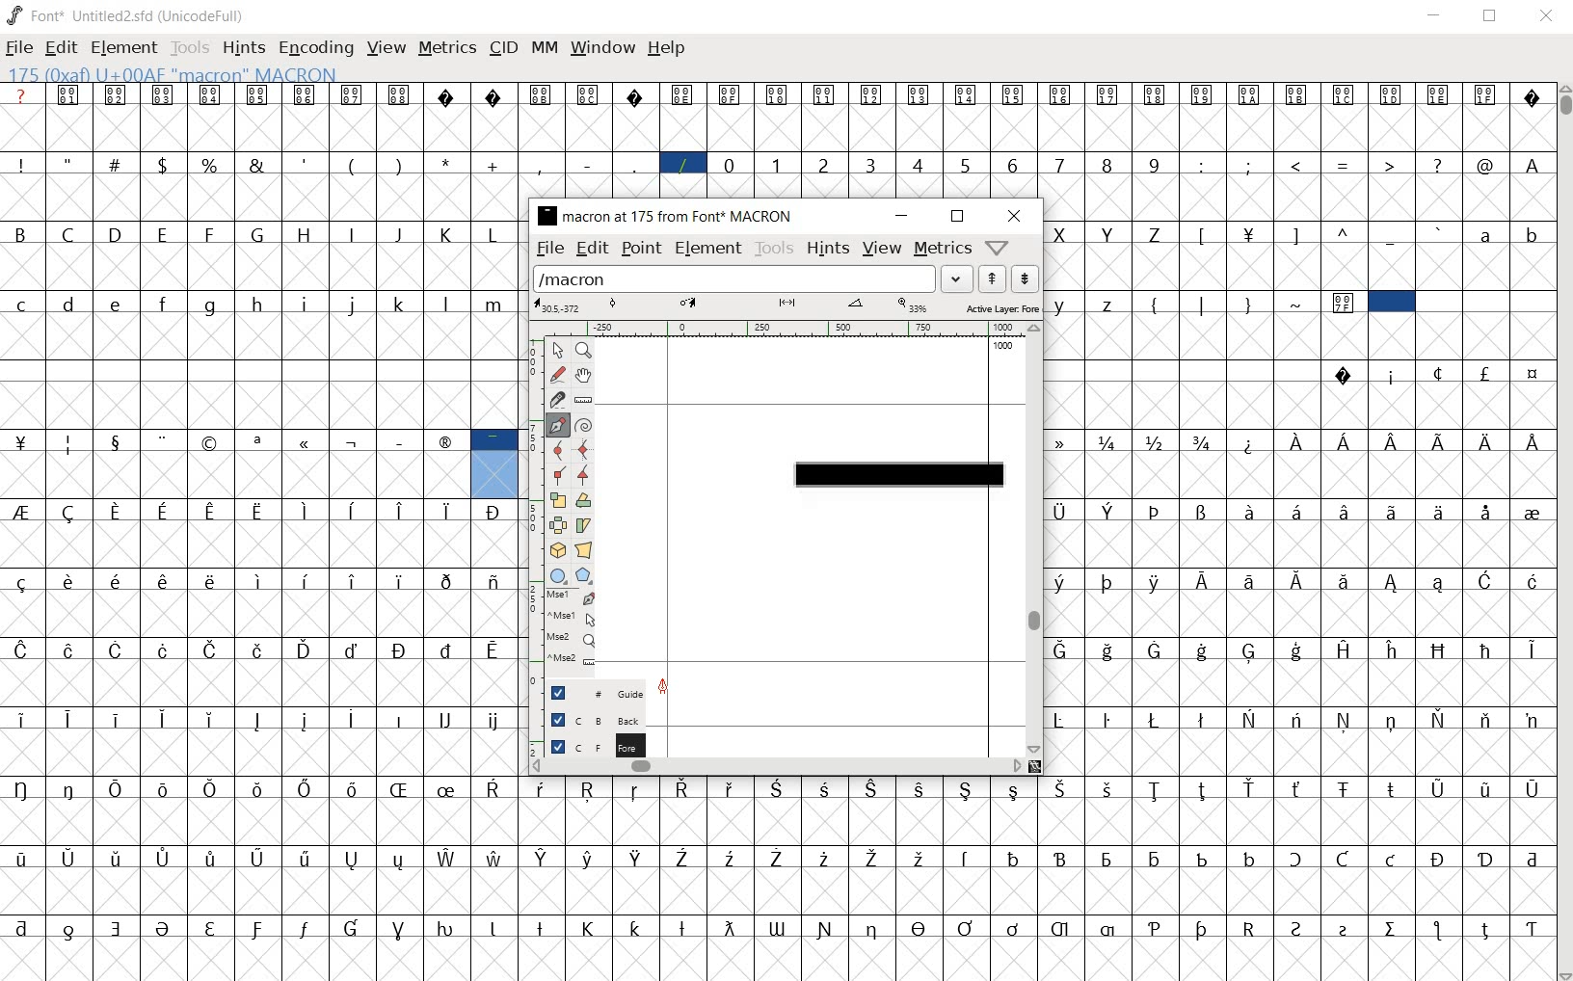  What do you see at coordinates (597, 746) in the screenshot?
I see `foreground layer` at bounding box center [597, 746].